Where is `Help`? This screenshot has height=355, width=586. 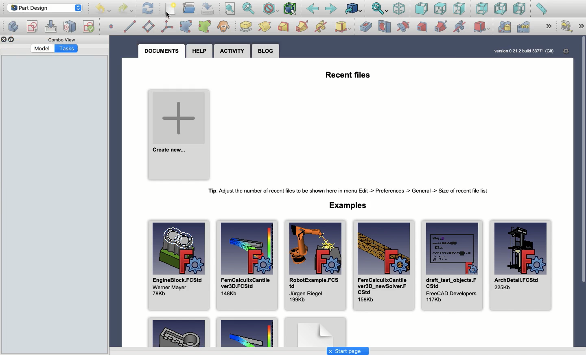
Help is located at coordinates (199, 51).